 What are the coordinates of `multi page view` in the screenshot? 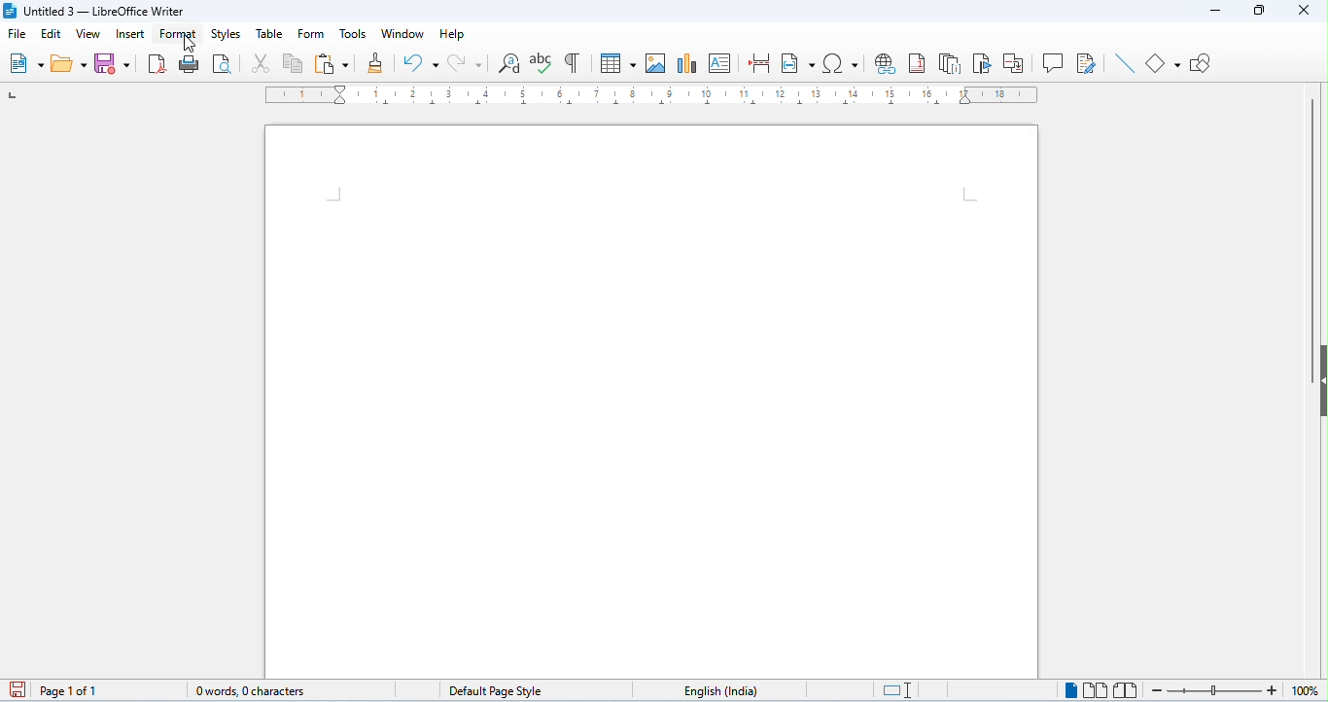 It's located at (1099, 690).